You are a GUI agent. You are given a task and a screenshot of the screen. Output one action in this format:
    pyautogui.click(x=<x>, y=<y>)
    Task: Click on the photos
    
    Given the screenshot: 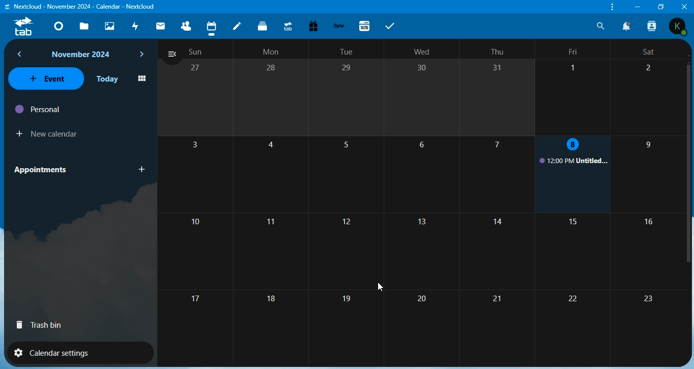 What is the action you would take?
    pyautogui.click(x=110, y=27)
    